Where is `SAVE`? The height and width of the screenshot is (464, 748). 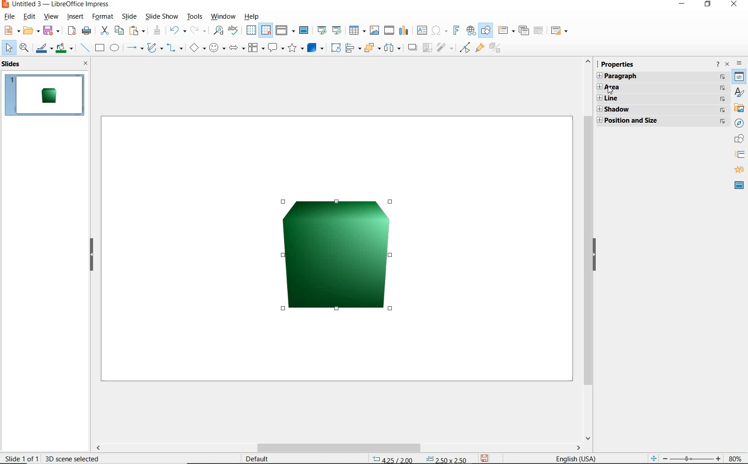
SAVE is located at coordinates (487, 458).